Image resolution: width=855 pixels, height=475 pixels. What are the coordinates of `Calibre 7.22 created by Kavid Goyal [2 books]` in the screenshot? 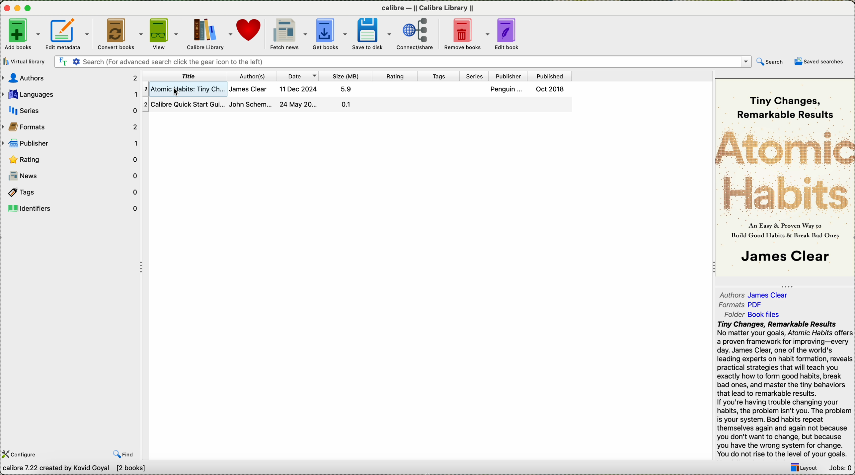 It's located at (77, 469).